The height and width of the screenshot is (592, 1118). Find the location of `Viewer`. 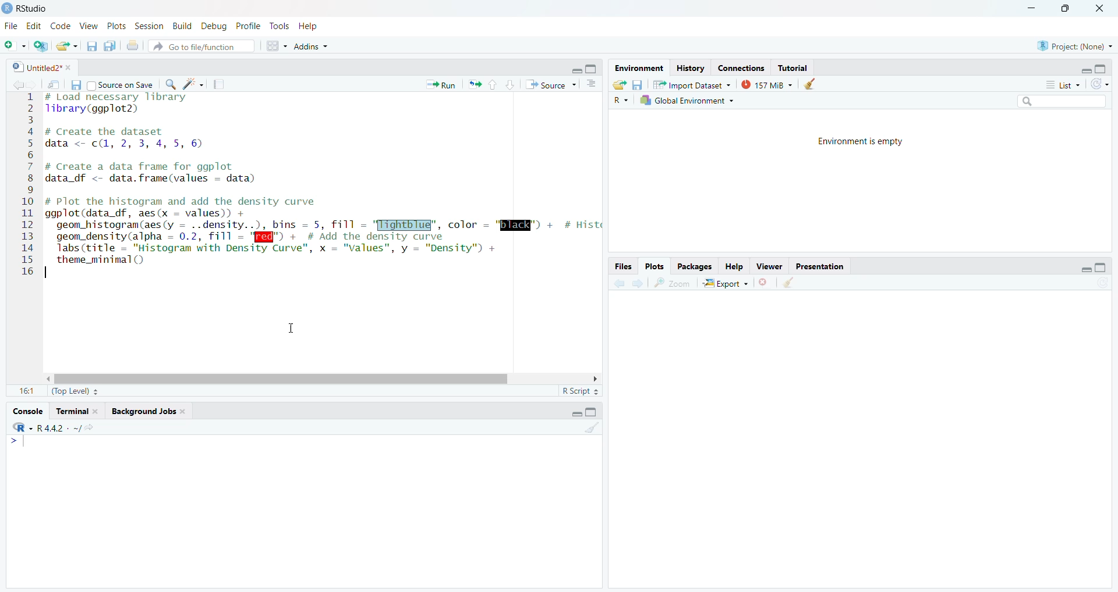

Viewer is located at coordinates (771, 266).